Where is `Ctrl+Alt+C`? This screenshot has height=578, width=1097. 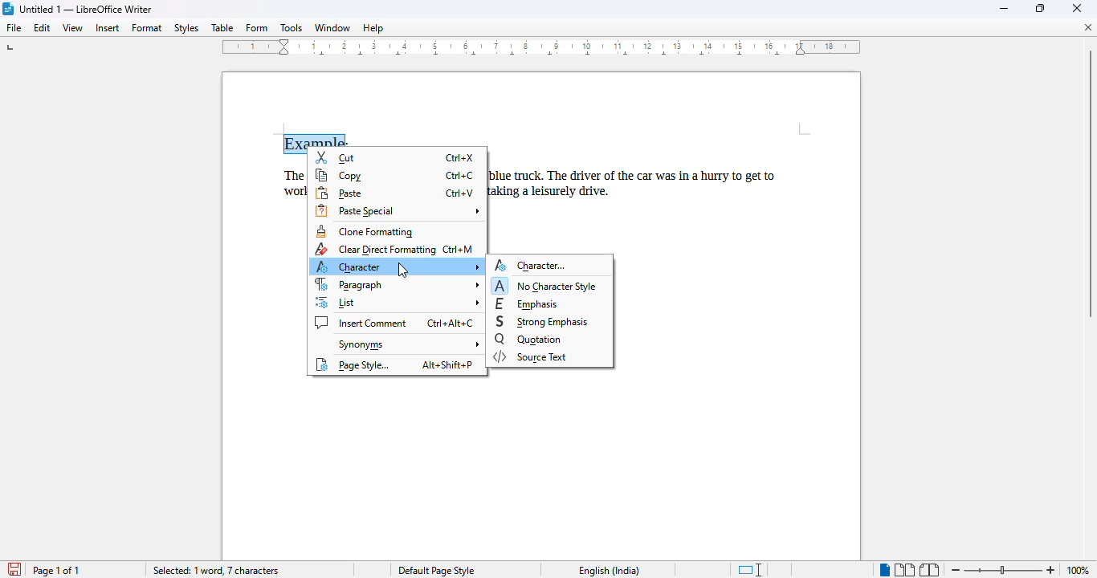 Ctrl+Alt+C is located at coordinates (450, 323).